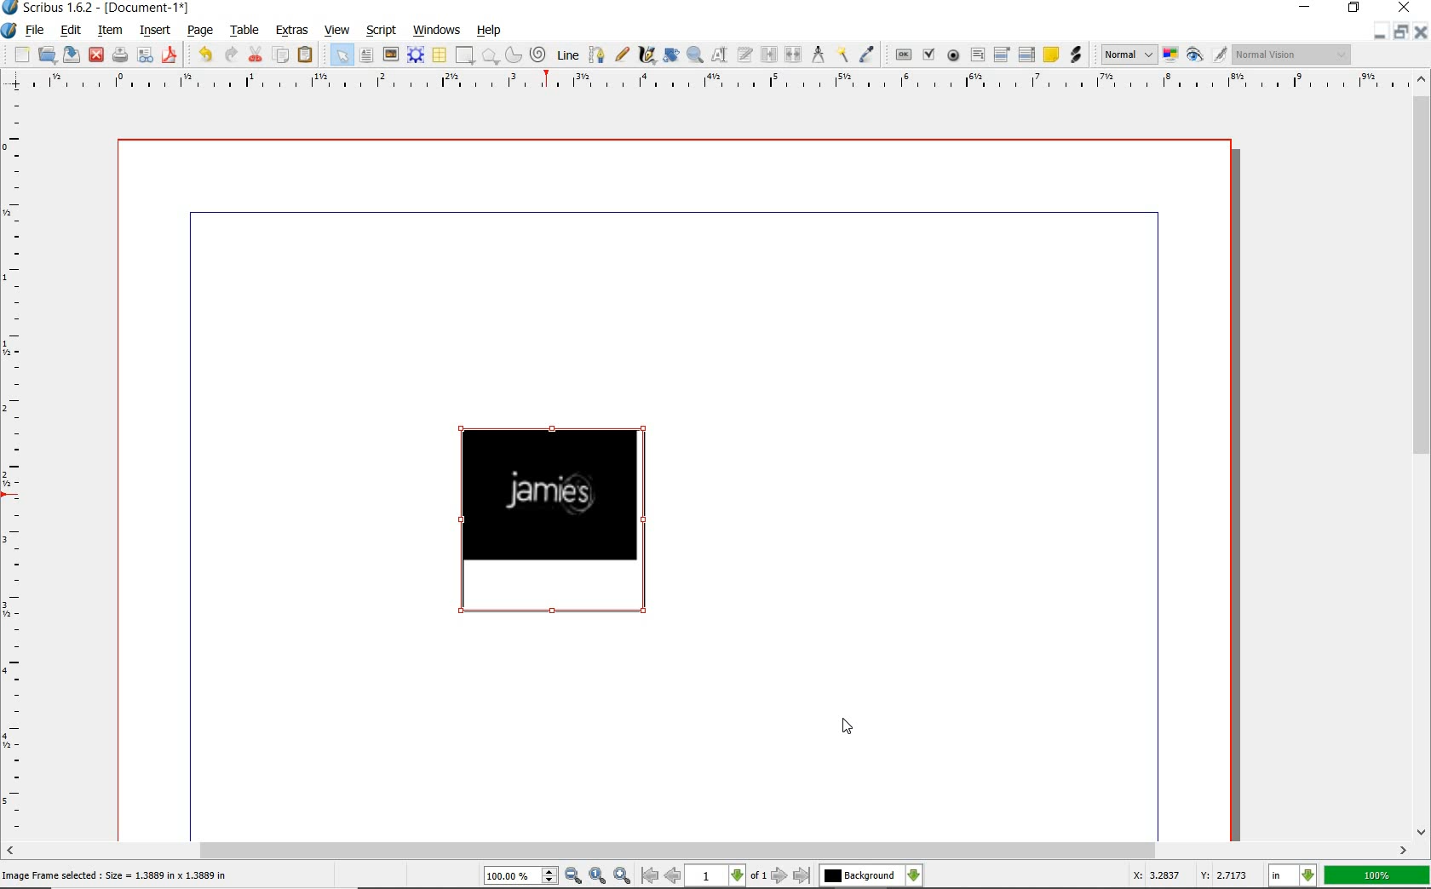  What do you see at coordinates (1128, 56) in the screenshot?
I see `select image preview mode` at bounding box center [1128, 56].